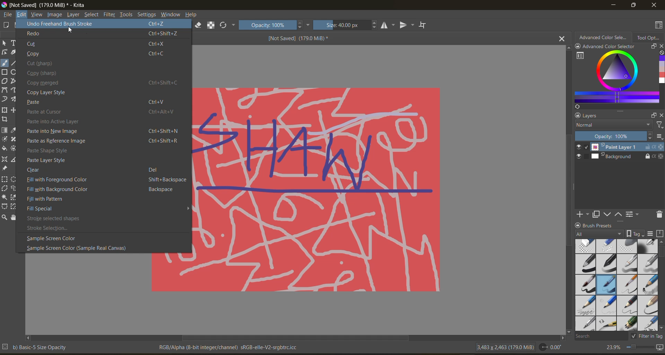 This screenshot has height=355, width=665. I want to click on paste into new image   Ctrl+Shift+N, so click(103, 131).